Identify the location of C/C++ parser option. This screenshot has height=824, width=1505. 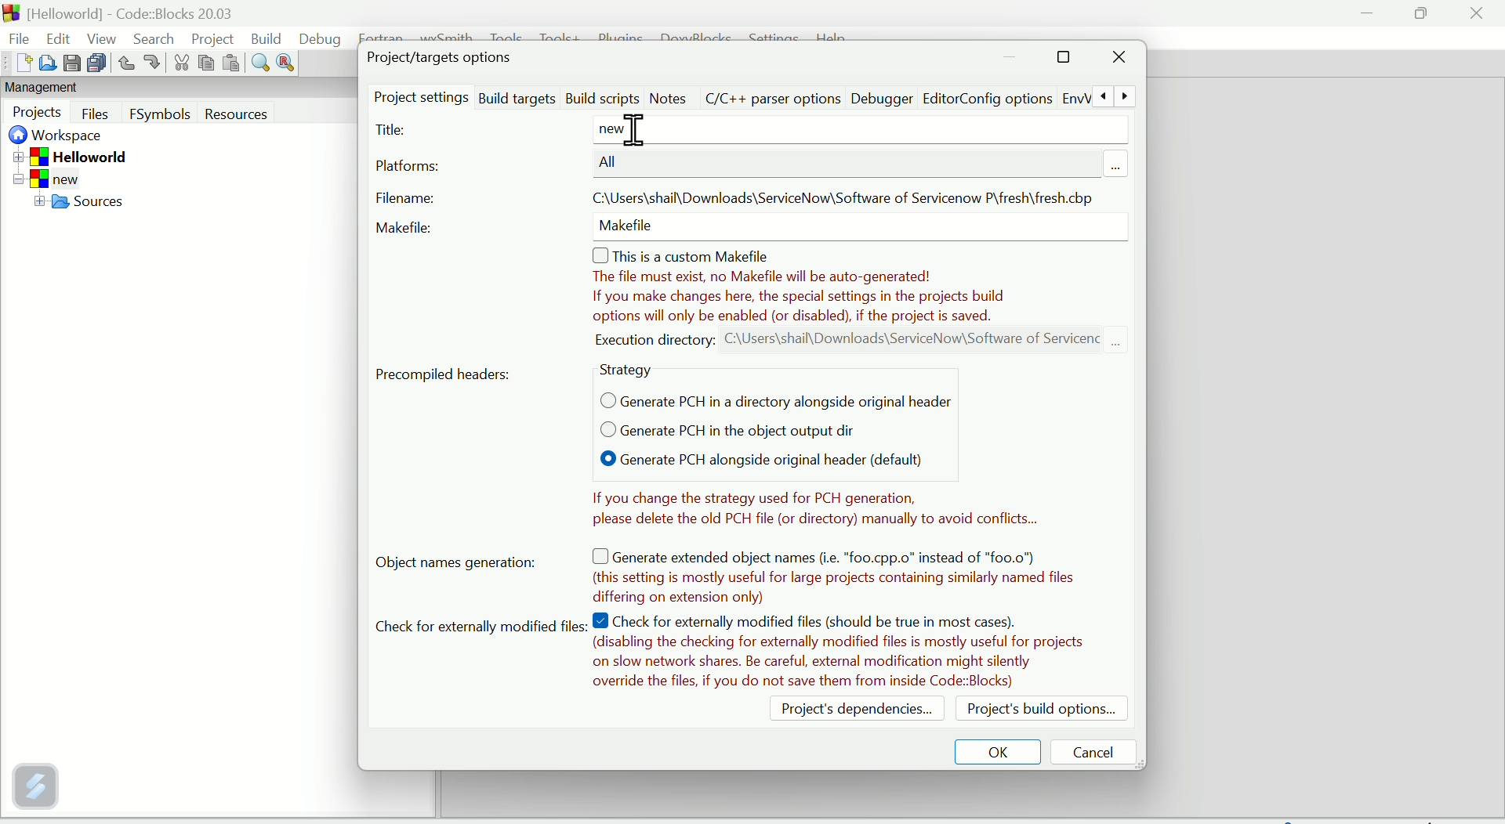
(774, 96).